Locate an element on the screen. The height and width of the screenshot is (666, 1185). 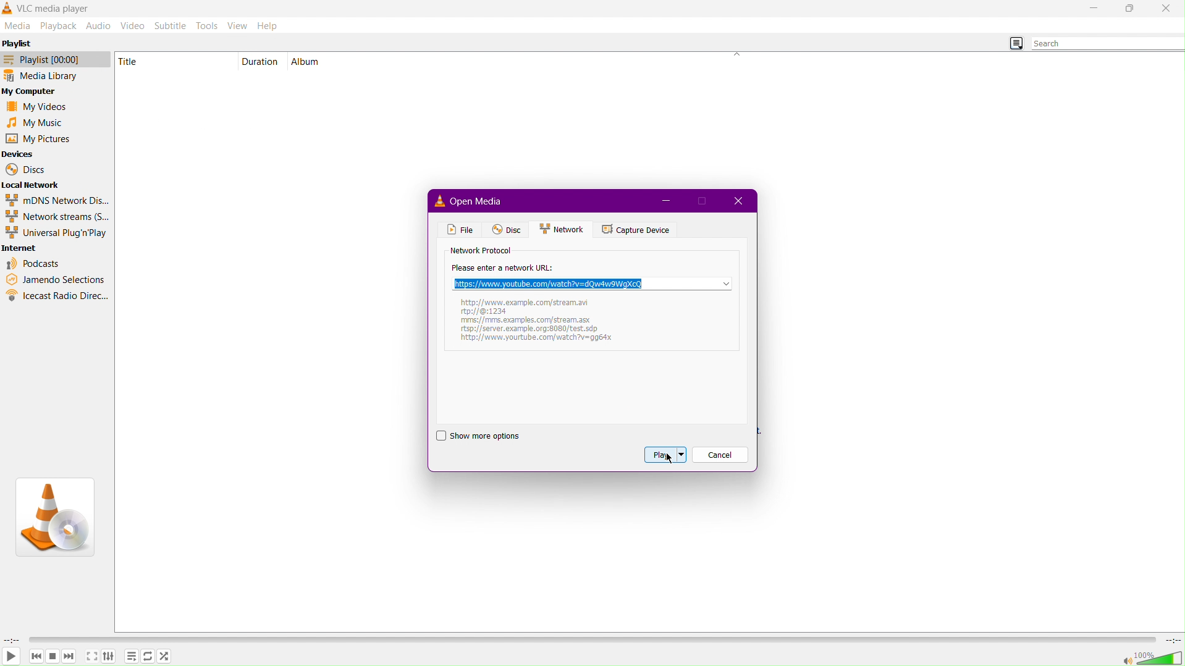
Audio is located at coordinates (99, 24).